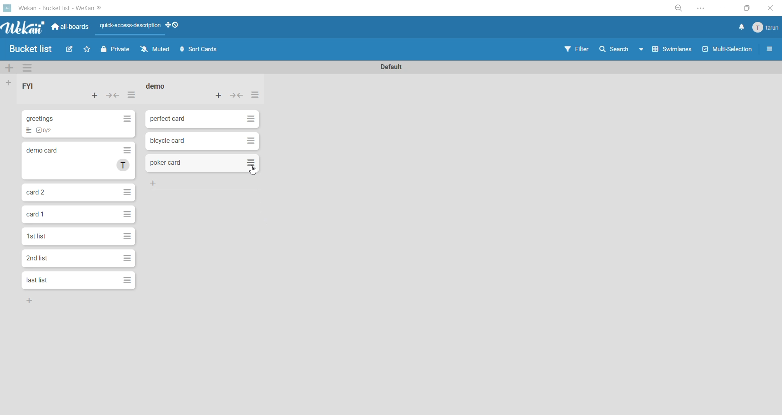 Image resolution: width=782 pixels, height=415 pixels. What do you see at coordinates (674, 51) in the screenshot?
I see `swimlanes` at bounding box center [674, 51].